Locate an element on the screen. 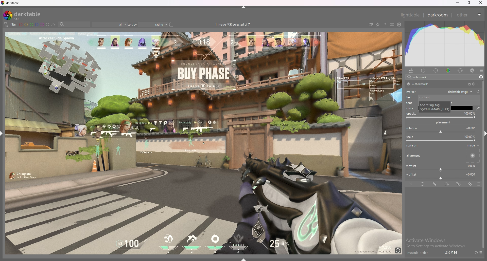 The height and width of the screenshot is (261, 487). image is located at coordinates (472, 153).